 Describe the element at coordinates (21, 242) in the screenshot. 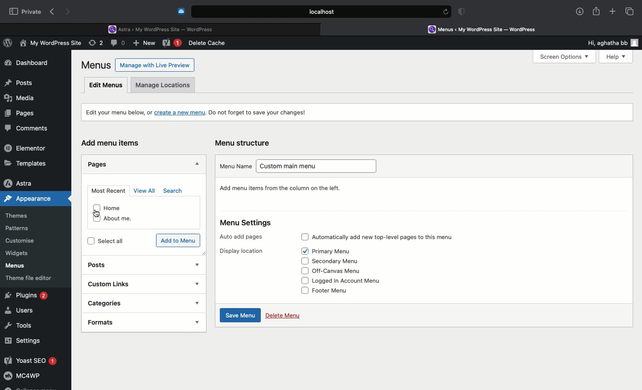

I see `Customize` at that location.